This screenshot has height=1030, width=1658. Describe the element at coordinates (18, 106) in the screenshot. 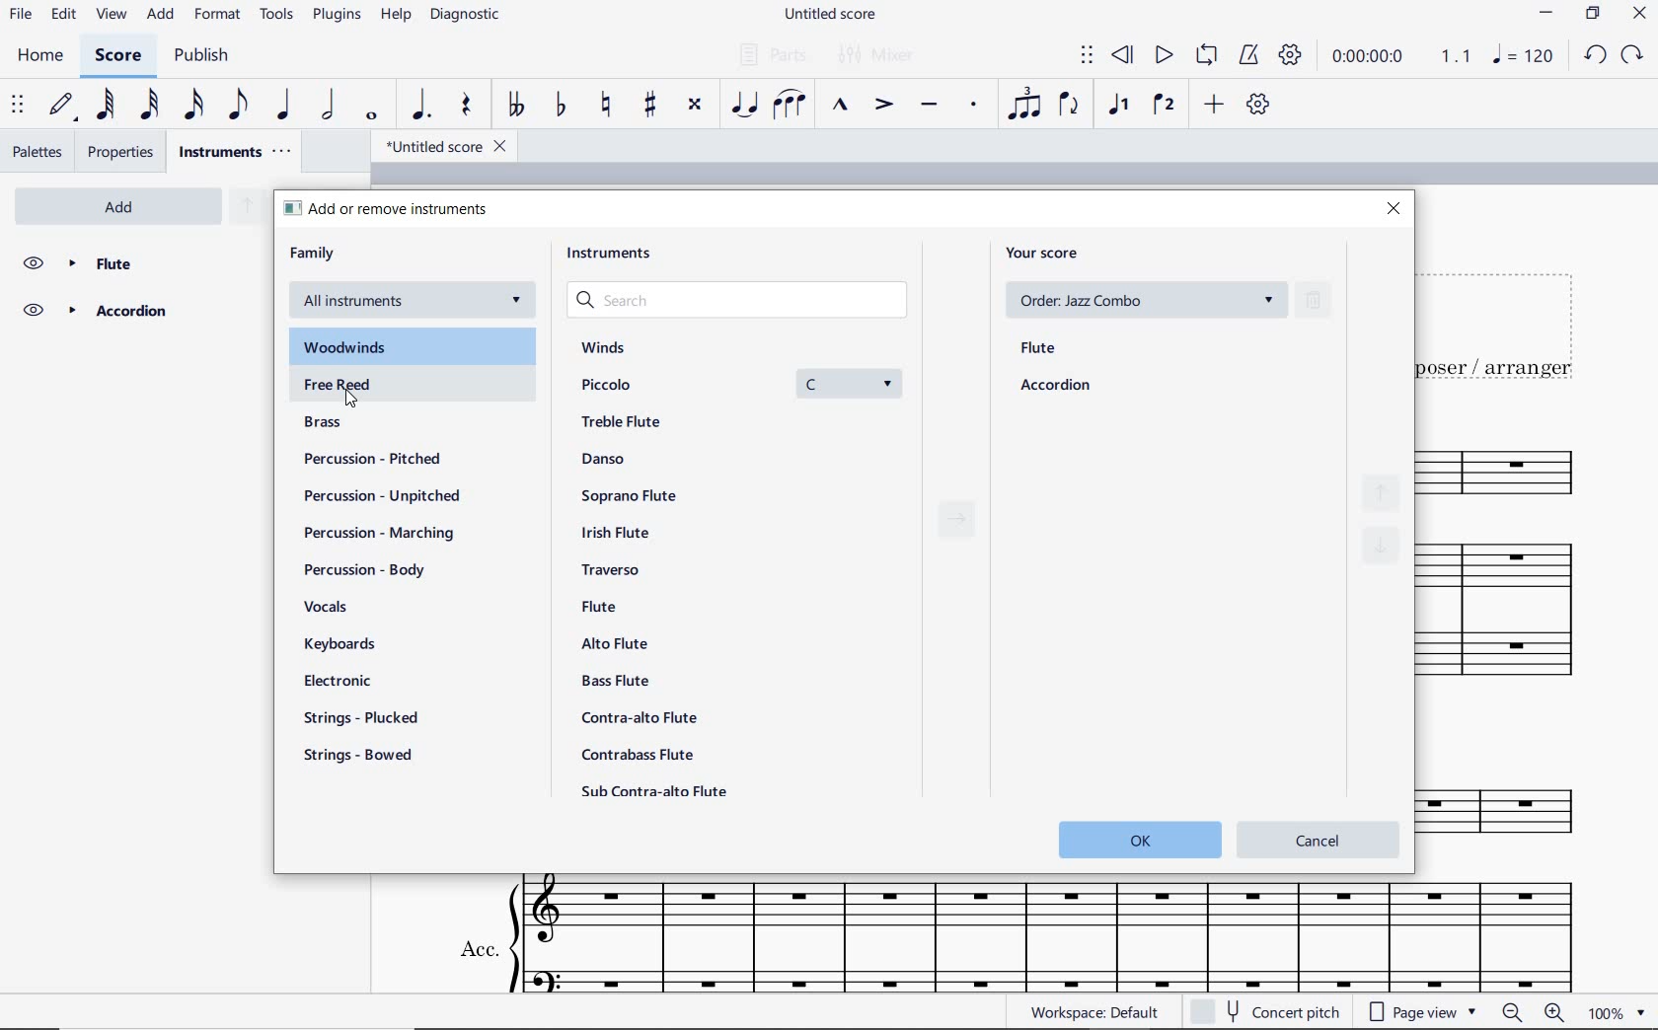

I see `select to move` at that location.